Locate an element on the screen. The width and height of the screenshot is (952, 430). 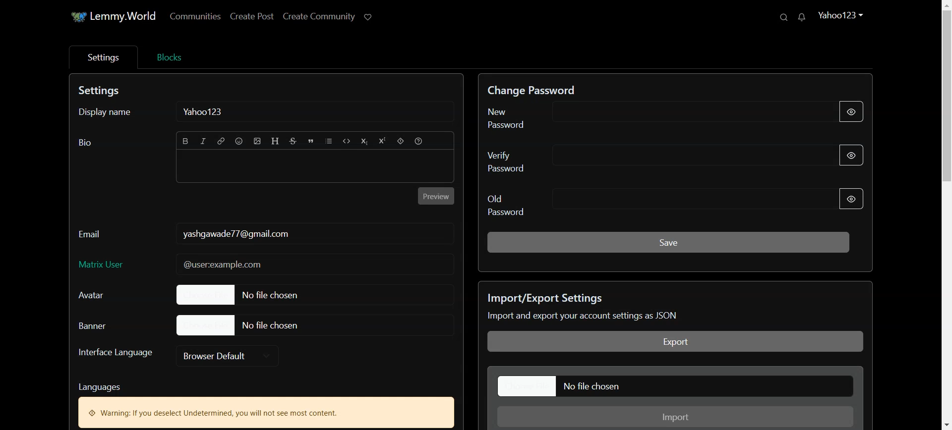
Email is located at coordinates (91, 231).